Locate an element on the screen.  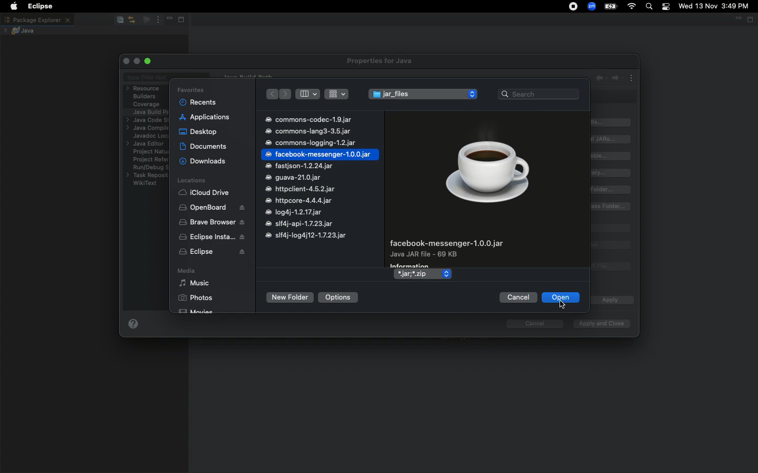
Properties for java is located at coordinates (381, 61).